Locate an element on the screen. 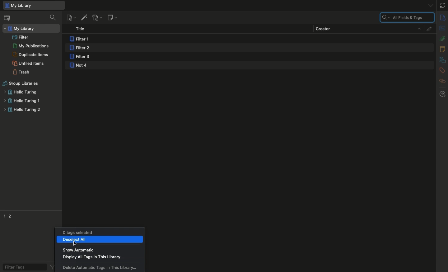 The image size is (448, 272). Abstract is located at coordinates (442, 29).